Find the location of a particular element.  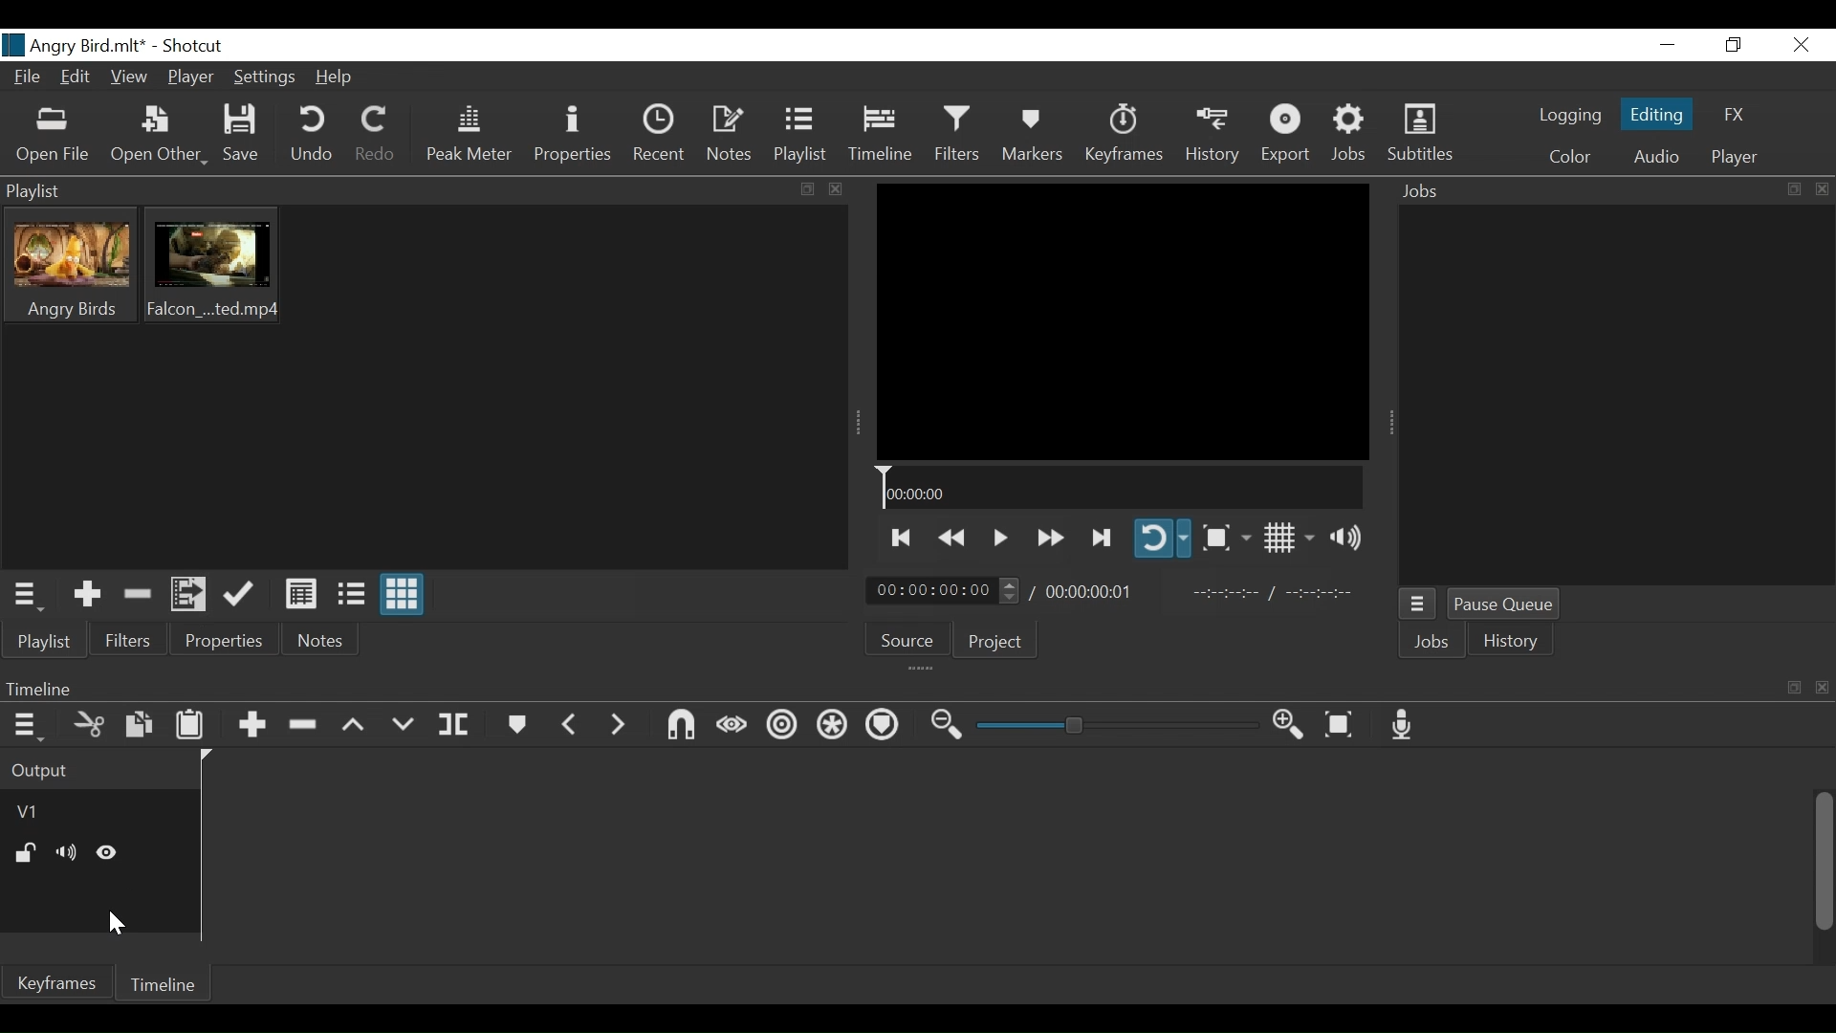

Restore is located at coordinates (1736, 44).